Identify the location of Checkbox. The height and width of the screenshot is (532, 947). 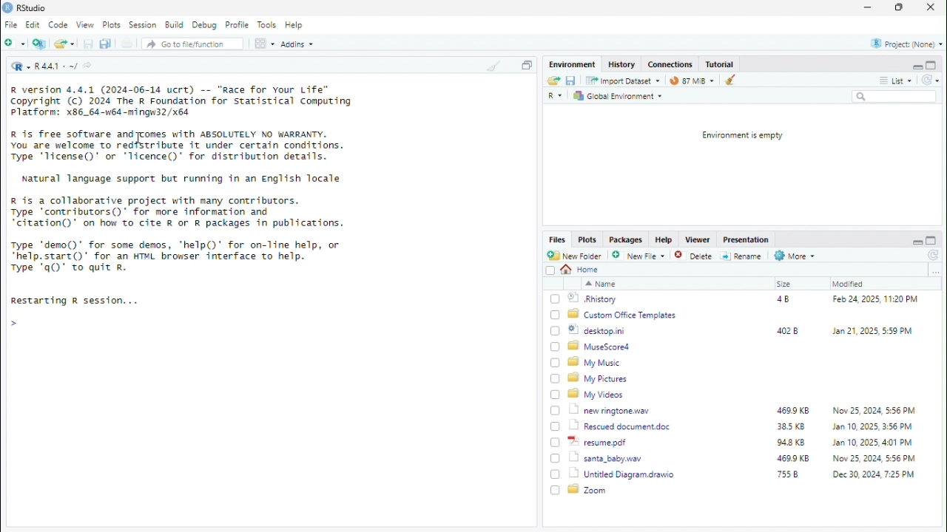
(556, 299).